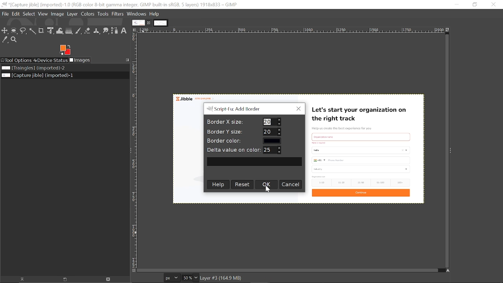  I want to click on Border Y size, so click(272, 132).